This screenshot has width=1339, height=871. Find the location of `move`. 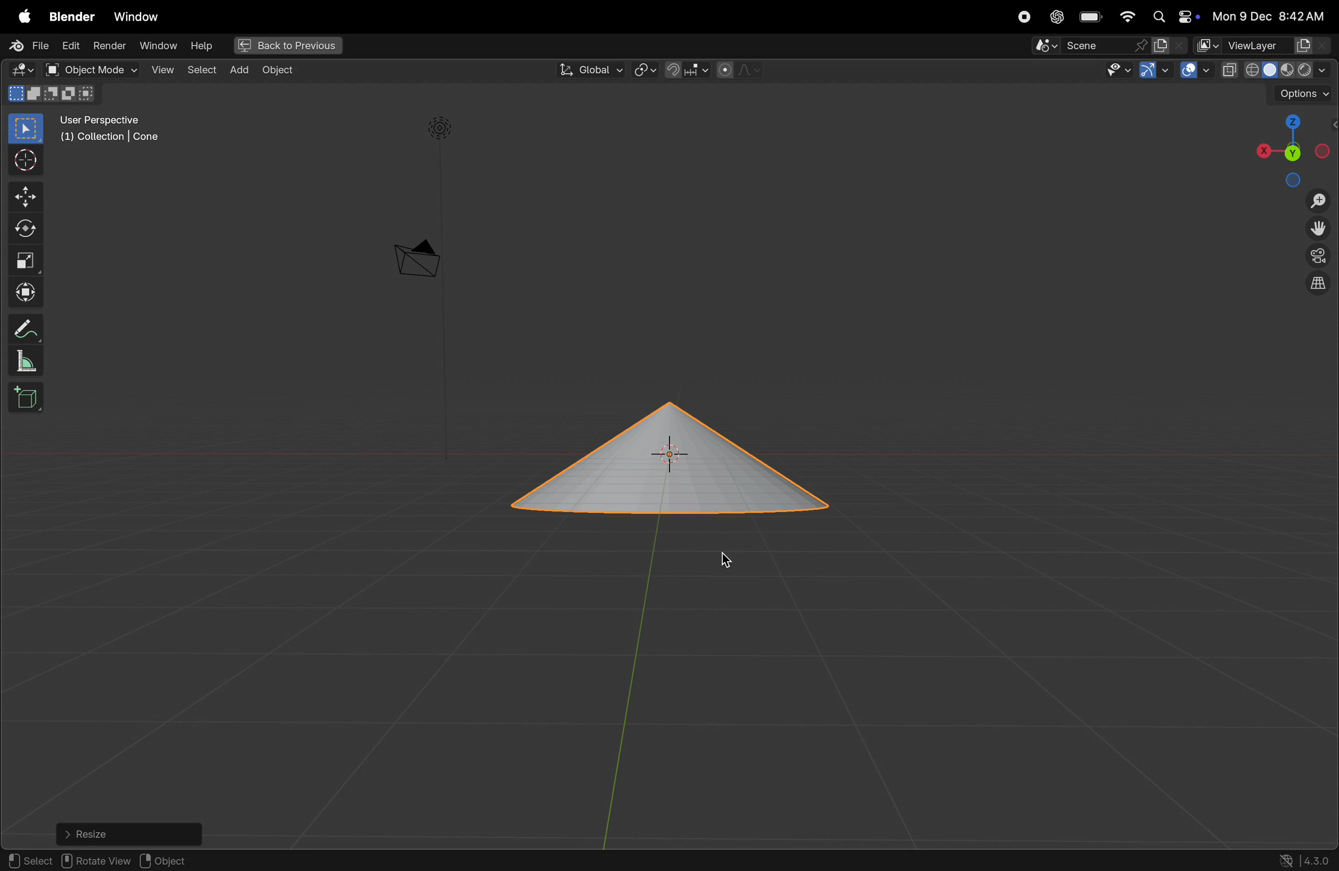

move is located at coordinates (23, 196).